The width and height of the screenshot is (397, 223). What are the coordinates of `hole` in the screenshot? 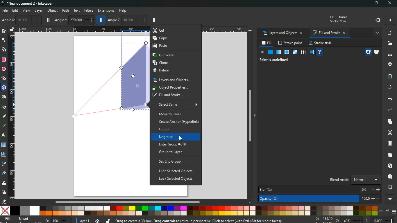 It's located at (368, 52).